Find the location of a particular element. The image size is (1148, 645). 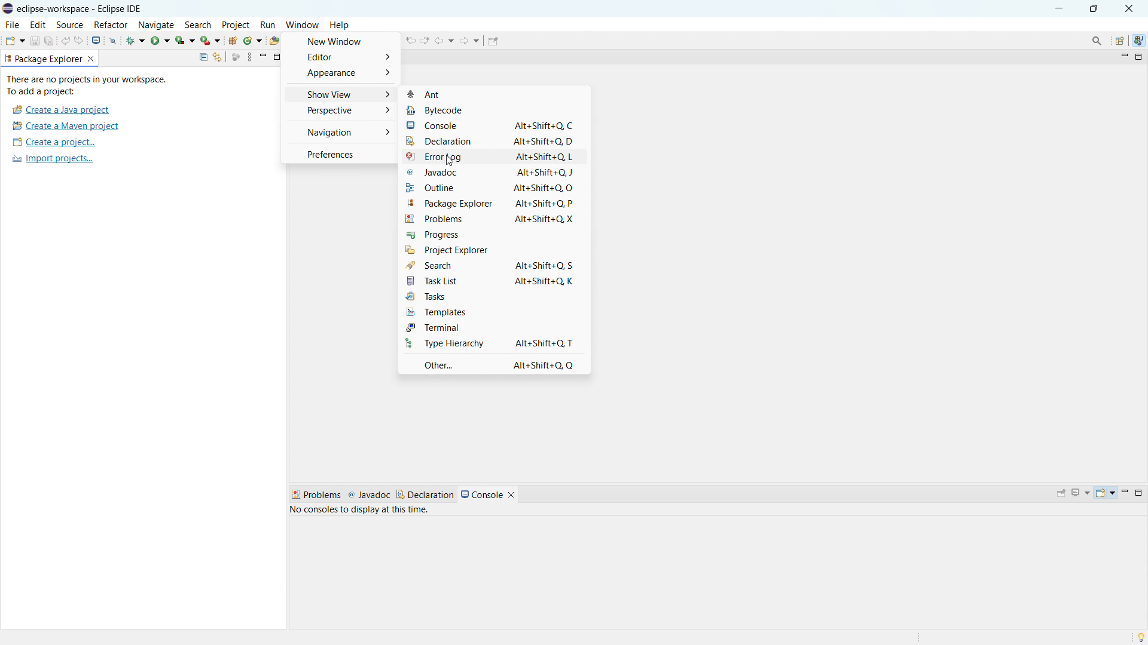

new java type is located at coordinates (233, 41).